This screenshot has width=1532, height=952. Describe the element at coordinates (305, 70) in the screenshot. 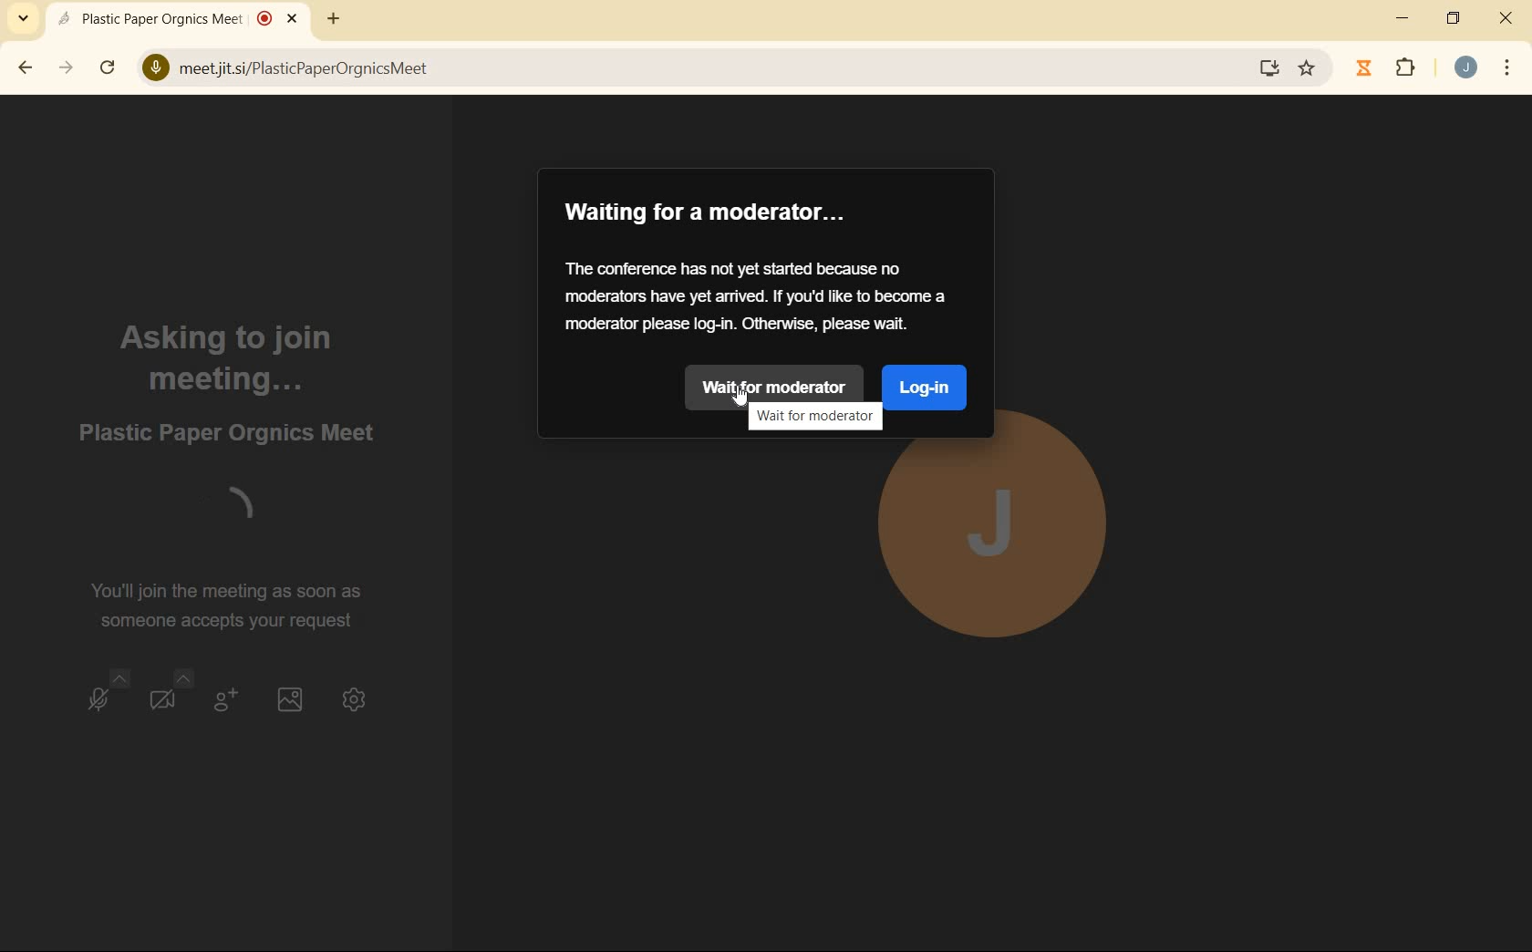

I see `meeting URL` at that location.